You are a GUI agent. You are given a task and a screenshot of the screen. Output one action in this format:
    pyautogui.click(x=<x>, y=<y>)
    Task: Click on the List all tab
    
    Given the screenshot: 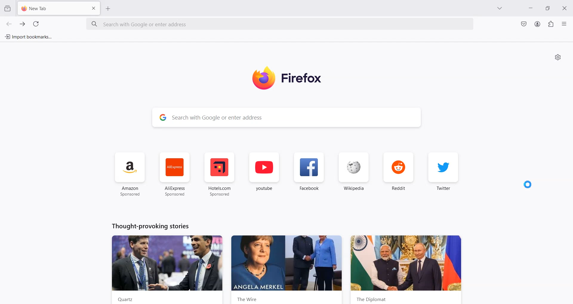 What is the action you would take?
    pyautogui.click(x=500, y=9)
    